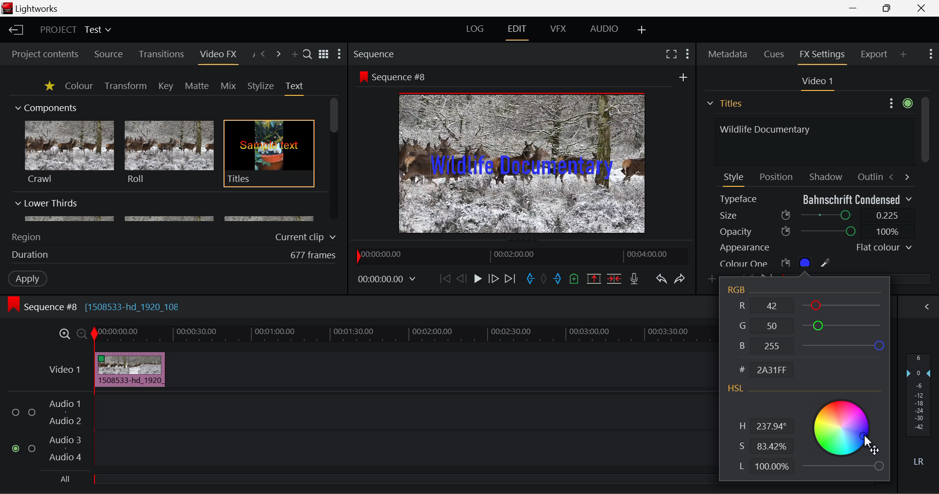 The height and width of the screenshot is (494, 939). What do you see at coordinates (519, 32) in the screenshot?
I see `EDIT Layout Open` at bounding box center [519, 32].